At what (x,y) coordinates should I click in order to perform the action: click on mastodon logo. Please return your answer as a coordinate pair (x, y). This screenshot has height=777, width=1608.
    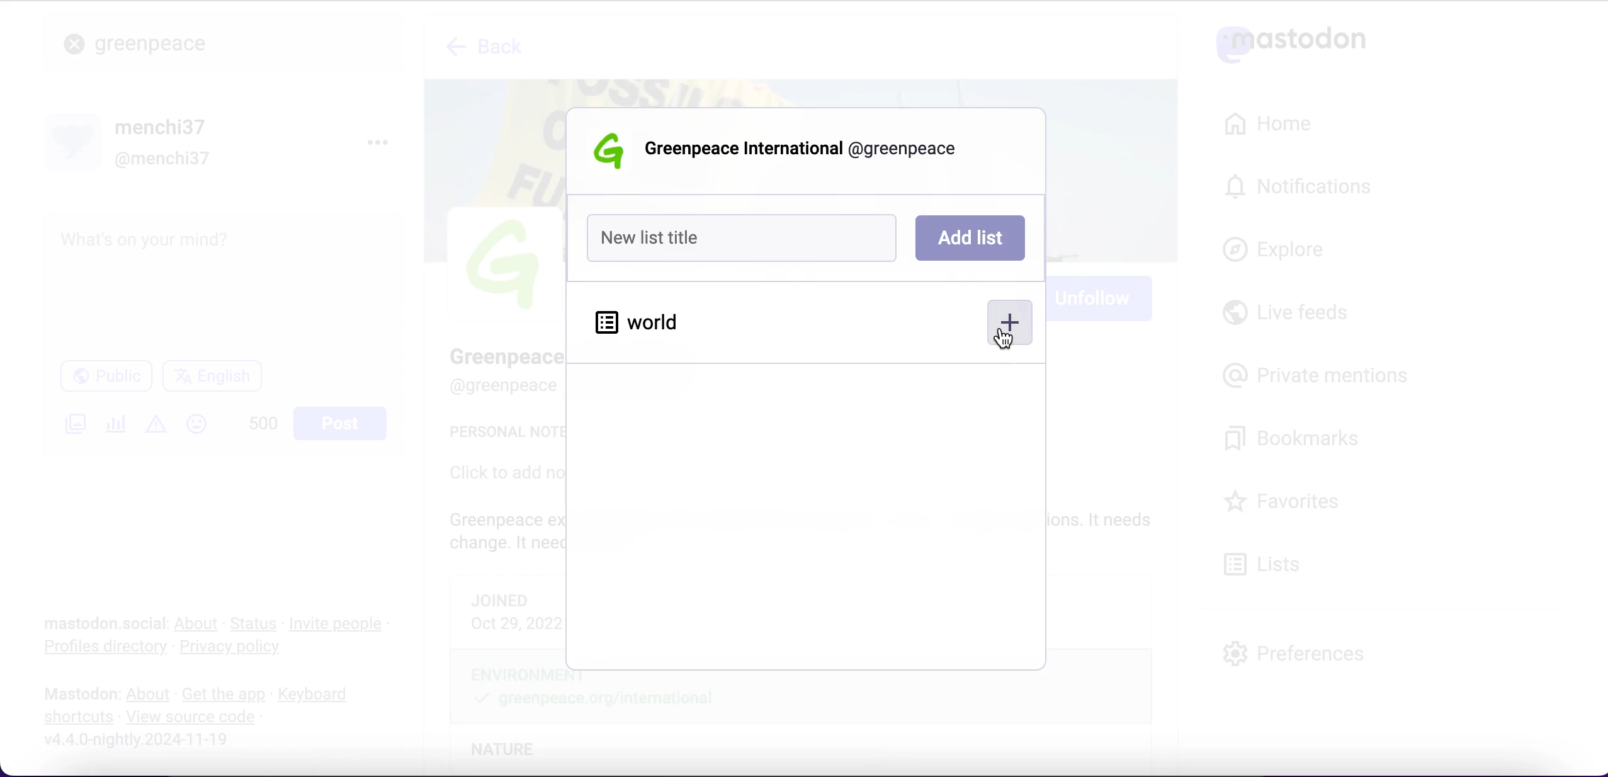
    Looking at the image, I should click on (1291, 41).